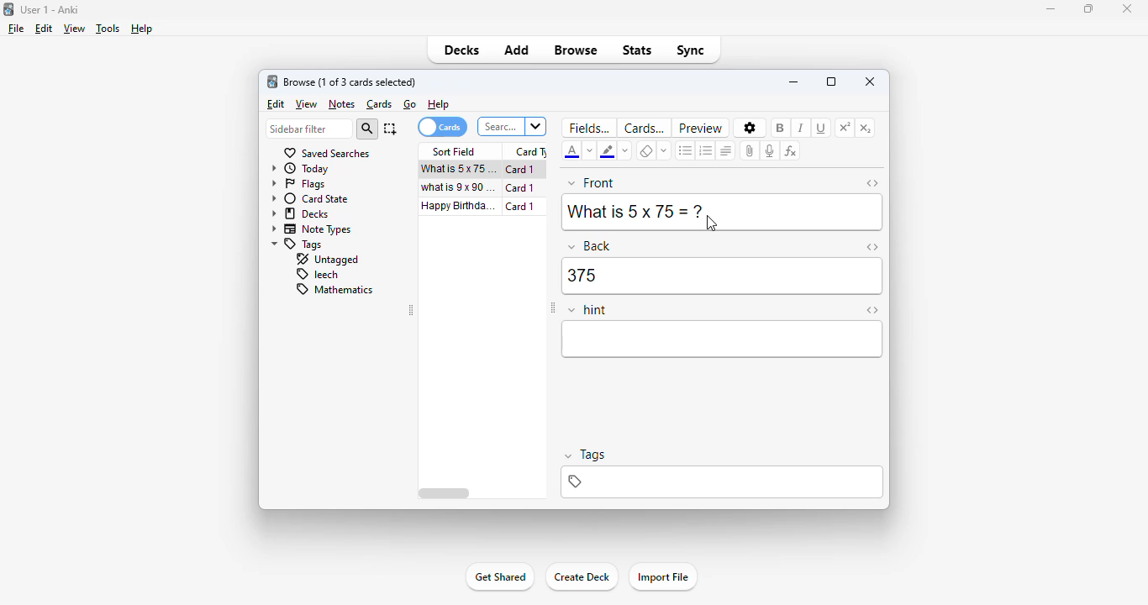 The height and width of the screenshot is (605, 1148). I want to click on toggle HTML editor, so click(872, 183).